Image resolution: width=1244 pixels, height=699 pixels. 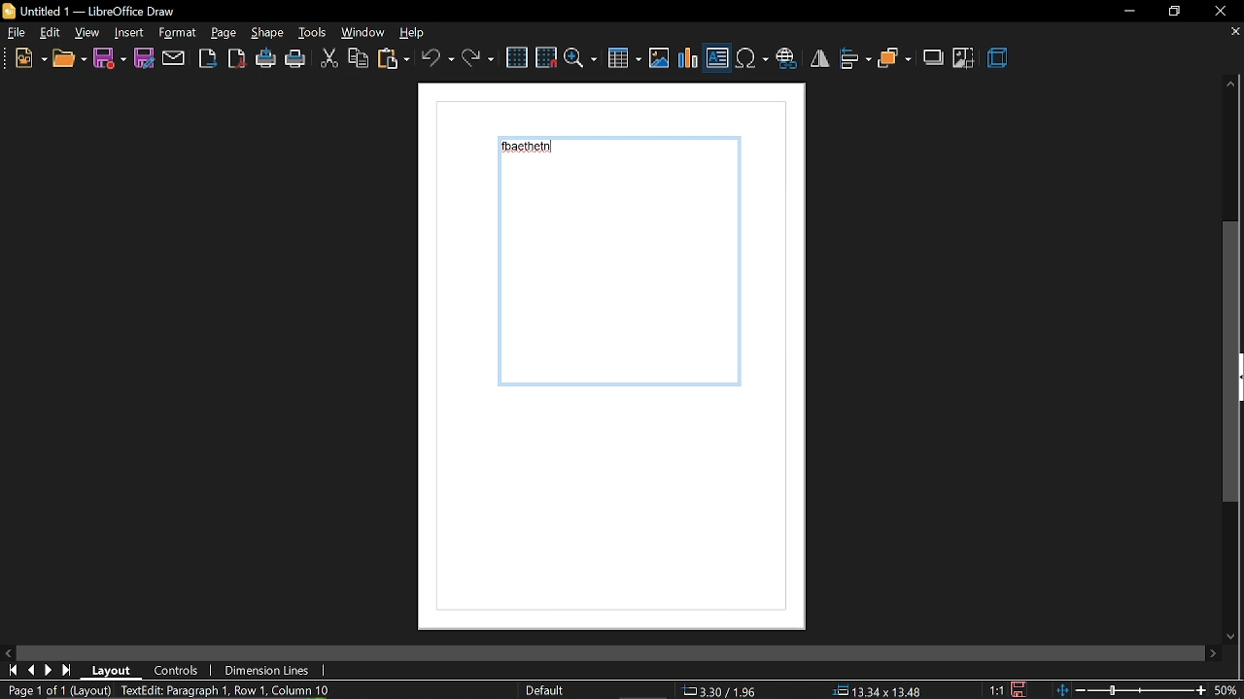 What do you see at coordinates (51, 33) in the screenshot?
I see `edit` at bounding box center [51, 33].